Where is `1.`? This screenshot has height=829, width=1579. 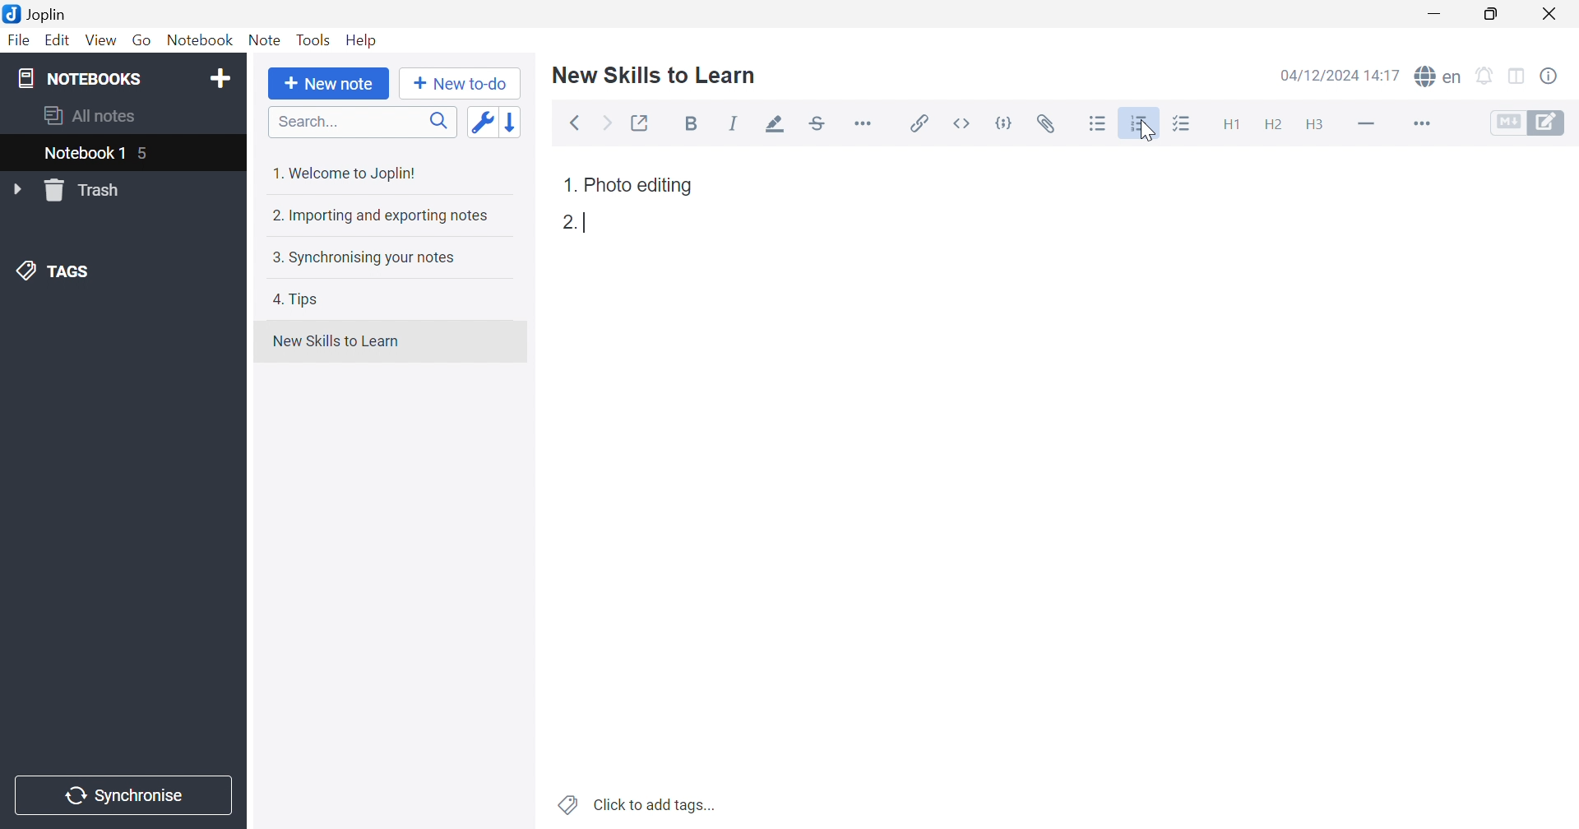 1. is located at coordinates (570, 185).